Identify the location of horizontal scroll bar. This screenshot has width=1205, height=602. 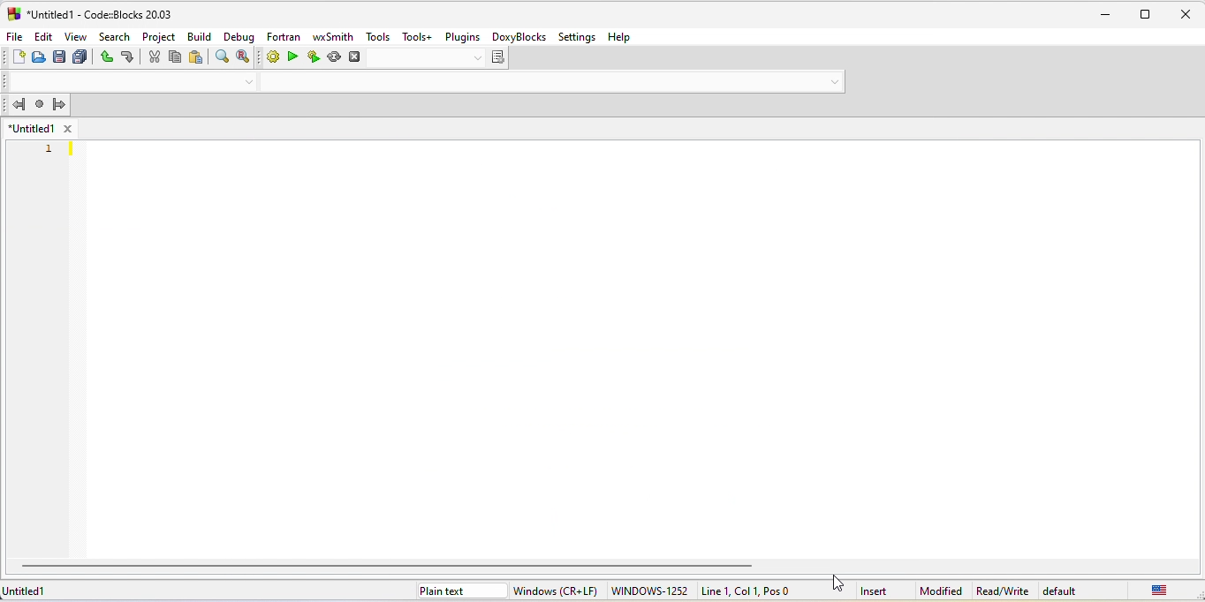
(390, 565).